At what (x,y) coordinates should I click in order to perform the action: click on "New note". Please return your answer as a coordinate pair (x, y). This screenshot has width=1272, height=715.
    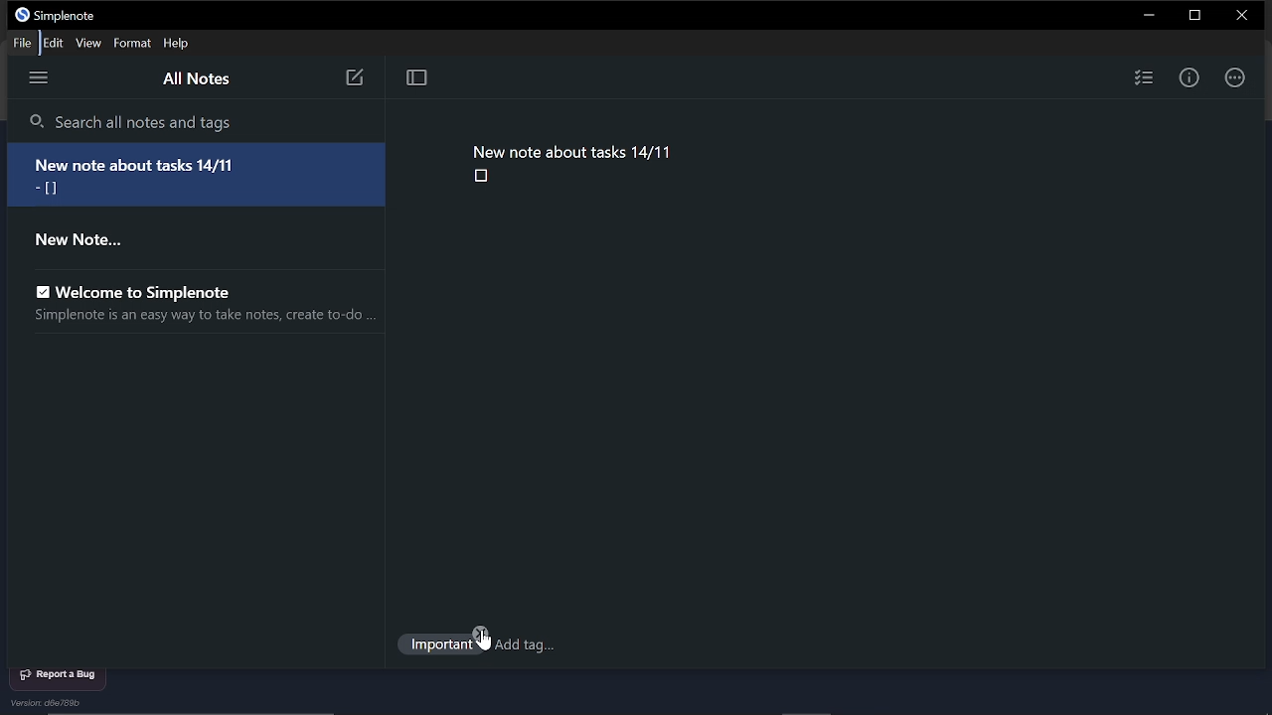
    Looking at the image, I should click on (184, 237).